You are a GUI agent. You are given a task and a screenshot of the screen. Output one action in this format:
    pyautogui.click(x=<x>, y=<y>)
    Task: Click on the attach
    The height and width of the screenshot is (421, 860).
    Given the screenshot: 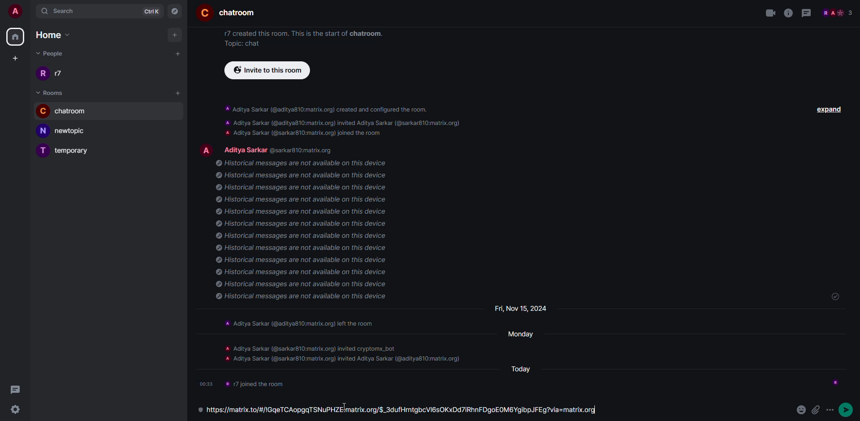 What is the action you would take?
    pyautogui.click(x=816, y=408)
    